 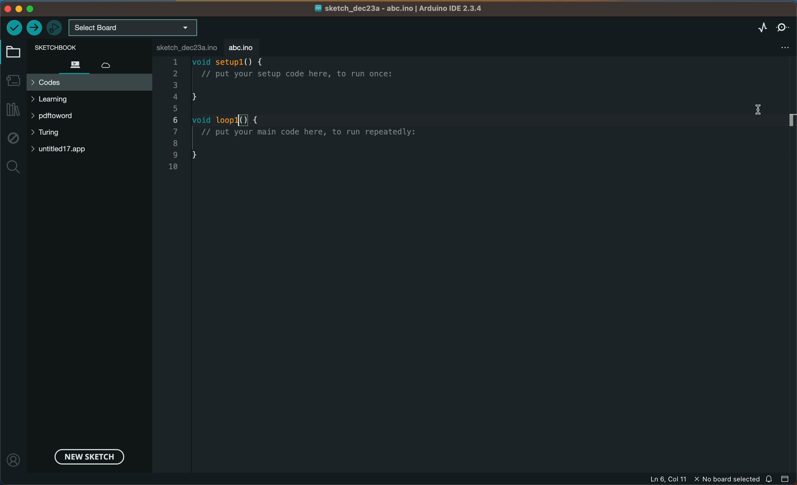 What do you see at coordinates (409, 9) in the screenshot?
I see `file name` at bounding box center [409, 9].